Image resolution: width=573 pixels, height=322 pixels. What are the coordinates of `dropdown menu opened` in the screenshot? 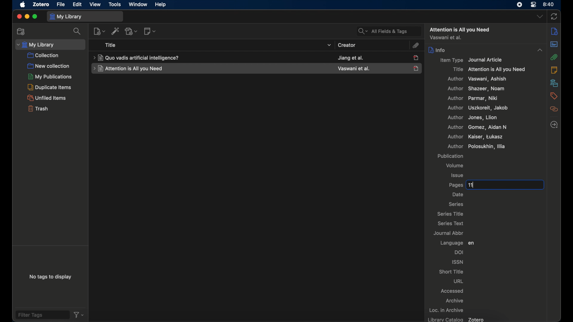 It's located at (540, 50).